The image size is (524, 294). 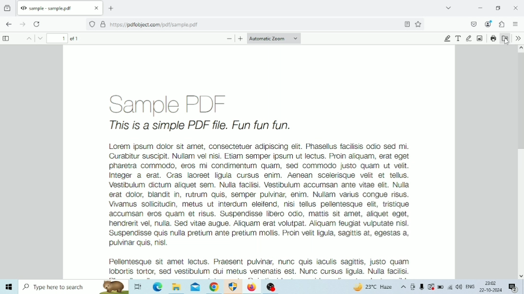 What do you see at coordinates (431, 287) in the screenshot?
I see `Warning` at bounding box center [431, 287].